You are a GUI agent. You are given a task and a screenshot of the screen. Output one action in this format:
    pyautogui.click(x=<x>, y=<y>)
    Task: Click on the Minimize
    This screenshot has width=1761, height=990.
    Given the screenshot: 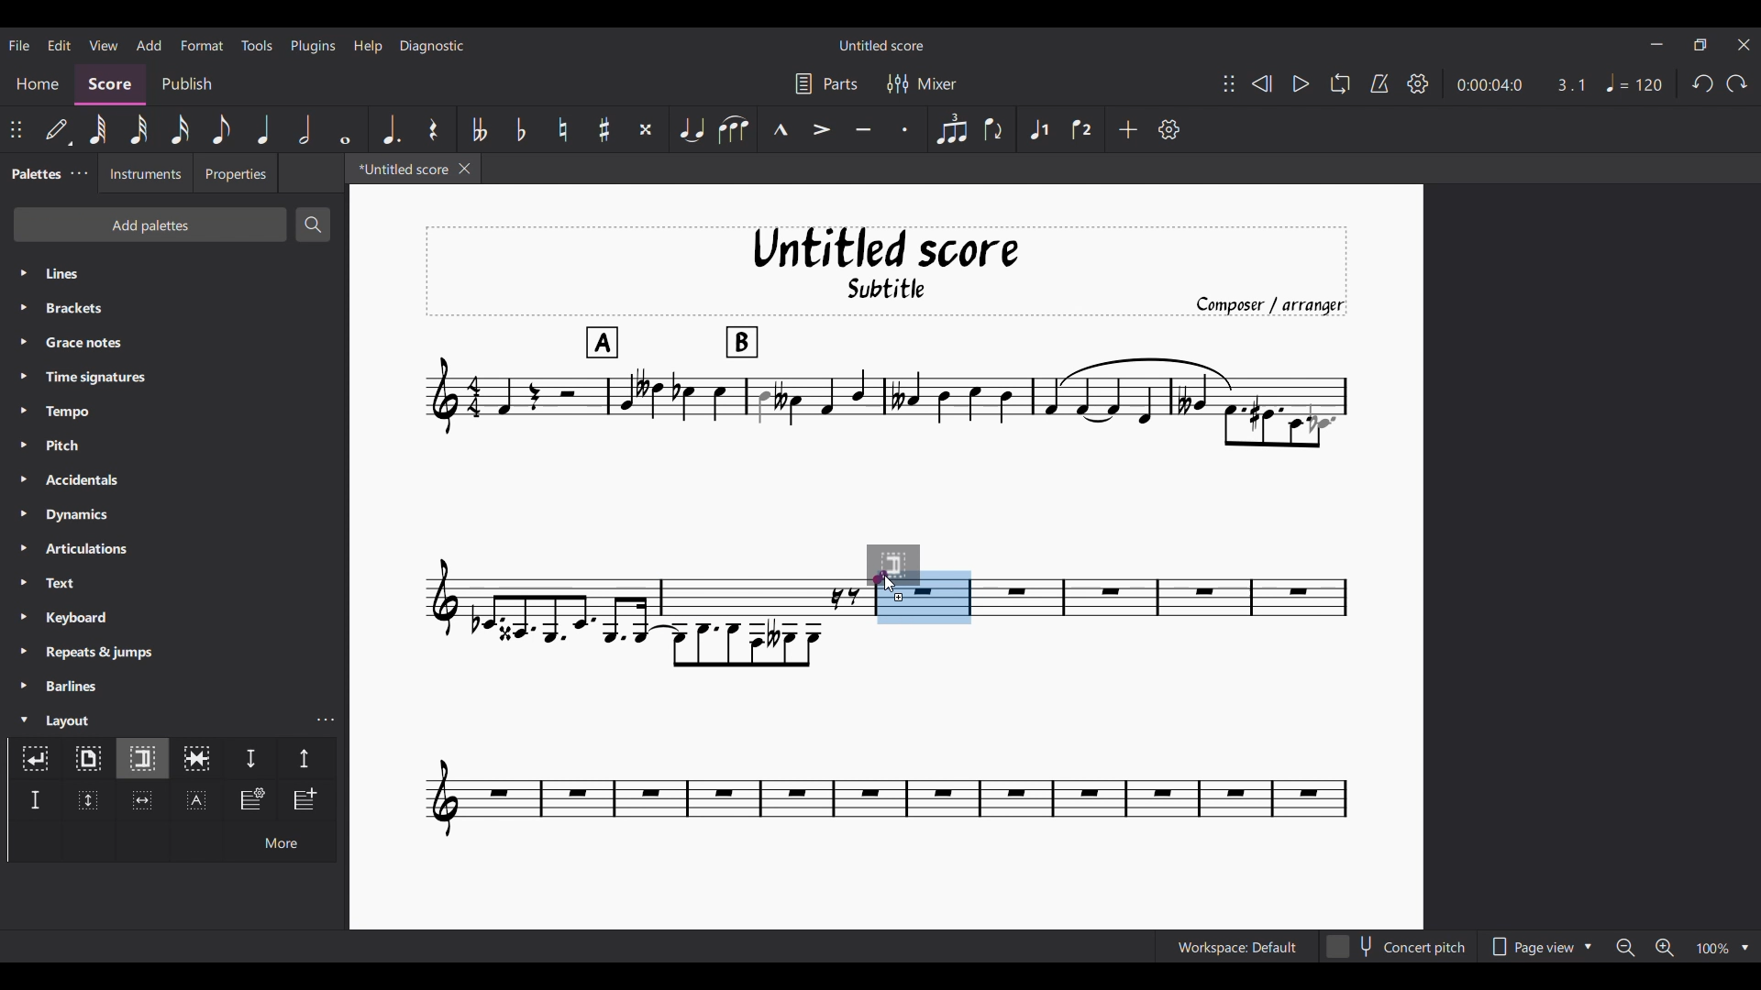 What is the action you would take?
    pyautogui.click(x=1657, y=44)
    